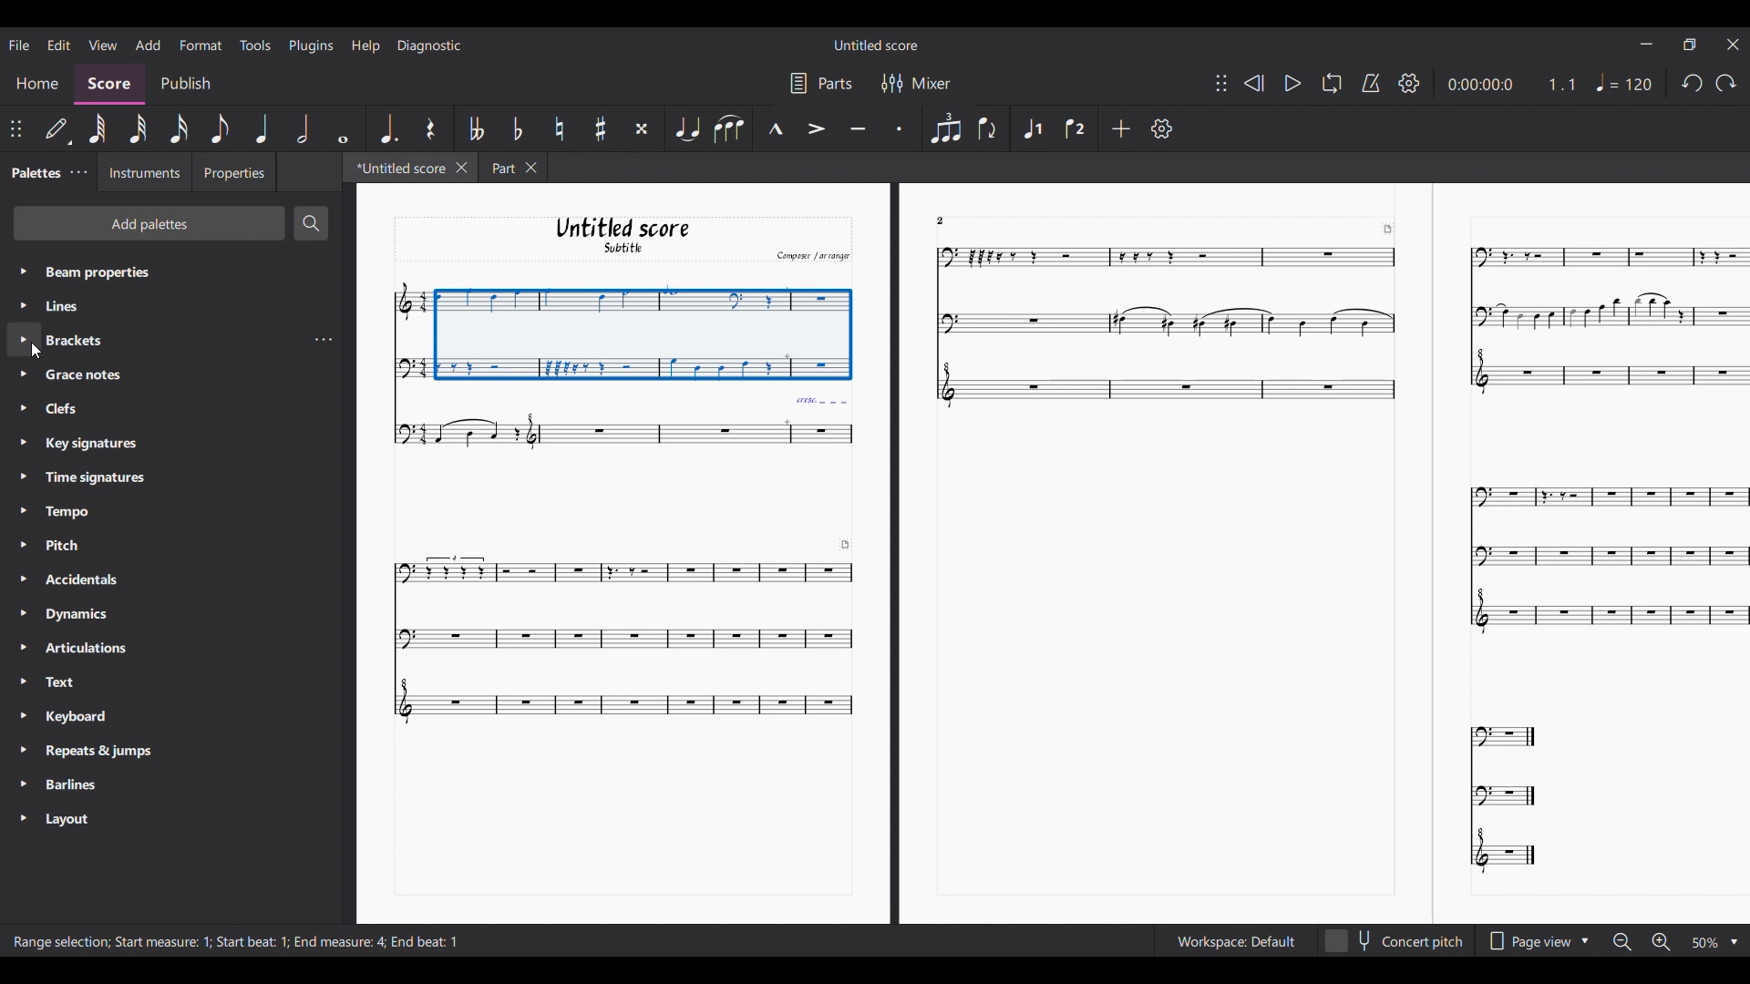 The height and width of the screenshot is (984, 1750). Describe the element at coordinates (1169, 259) in the screenshot. I see `` at that location.